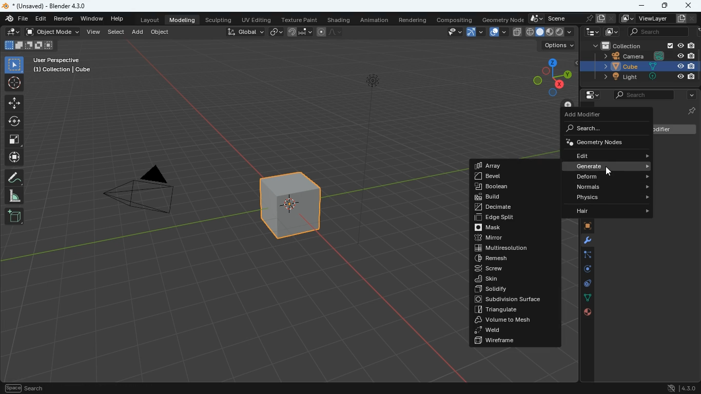 This screenshot has width=701, height=394. Describe the element at coordinates (514, 228) in the screenshot. I see `mask` at that location.